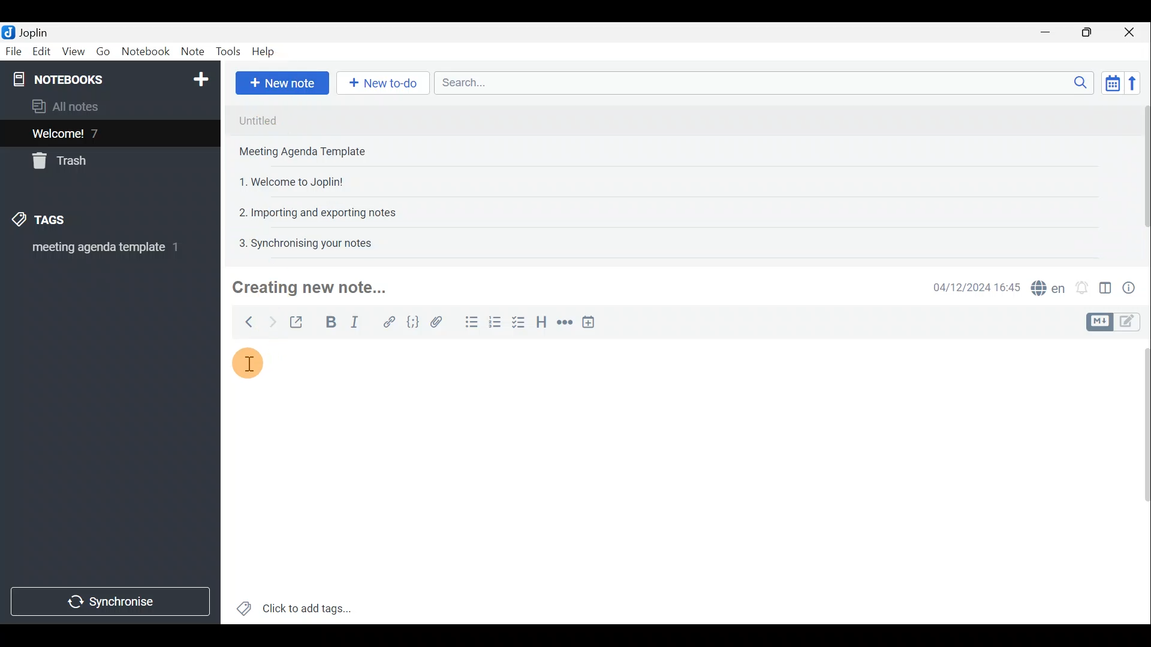  I want to click on Help, so click(265, 53).